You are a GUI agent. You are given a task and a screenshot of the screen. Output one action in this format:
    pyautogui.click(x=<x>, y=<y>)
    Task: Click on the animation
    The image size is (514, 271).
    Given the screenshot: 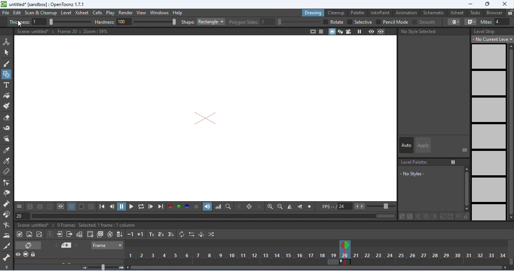 What is the action you would take?
    pyautogui.click(x=406, y=13)
    